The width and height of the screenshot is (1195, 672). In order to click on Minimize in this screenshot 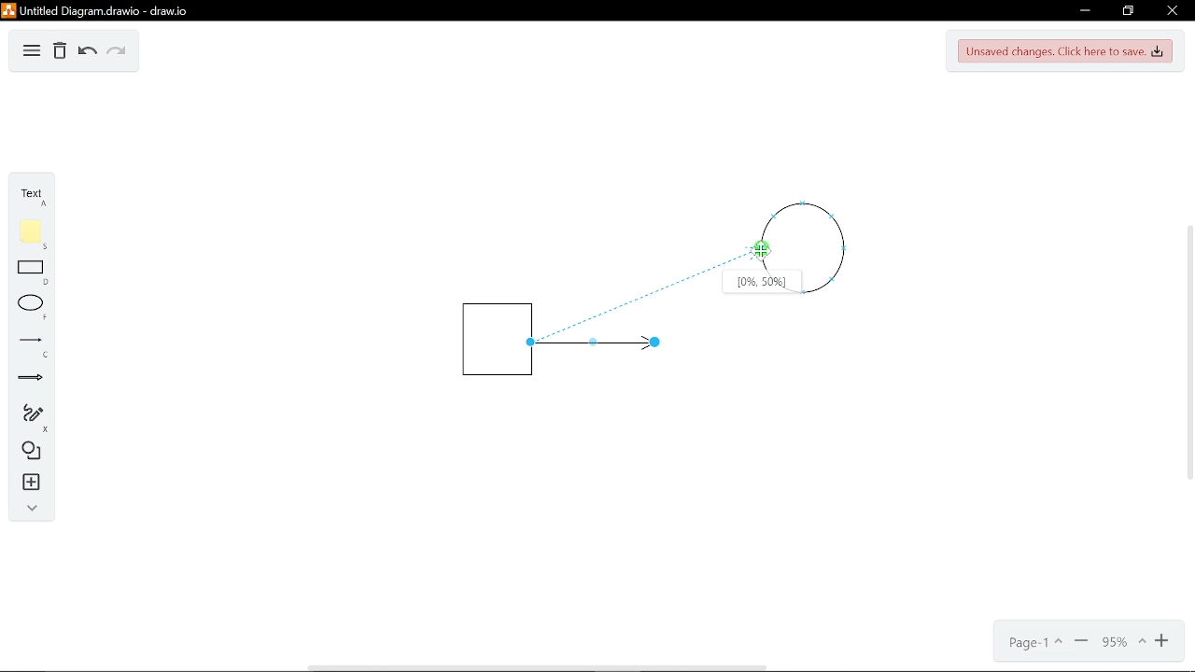, I will do `click(1085, 11)`.